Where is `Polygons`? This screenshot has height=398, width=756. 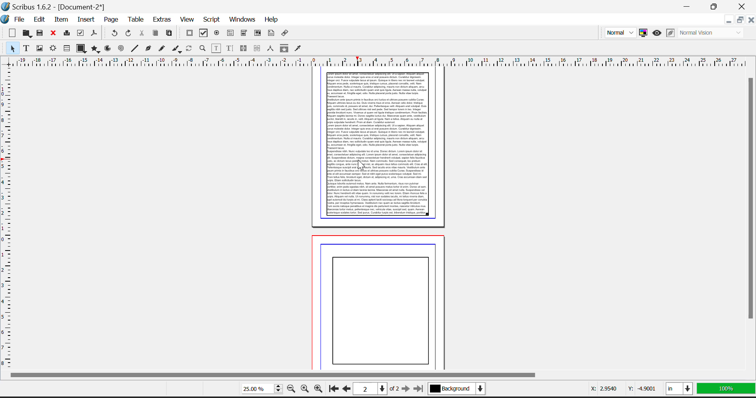 Polygons is located at coordinates (95, 49).